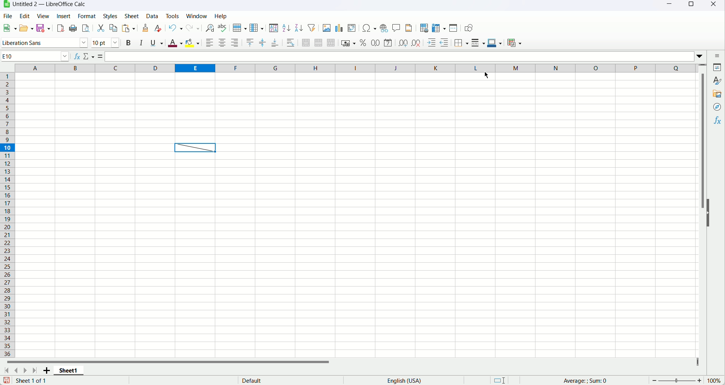  Describe the element at coordinates (45, 29) in the screenshot. I see `Save` at that location.